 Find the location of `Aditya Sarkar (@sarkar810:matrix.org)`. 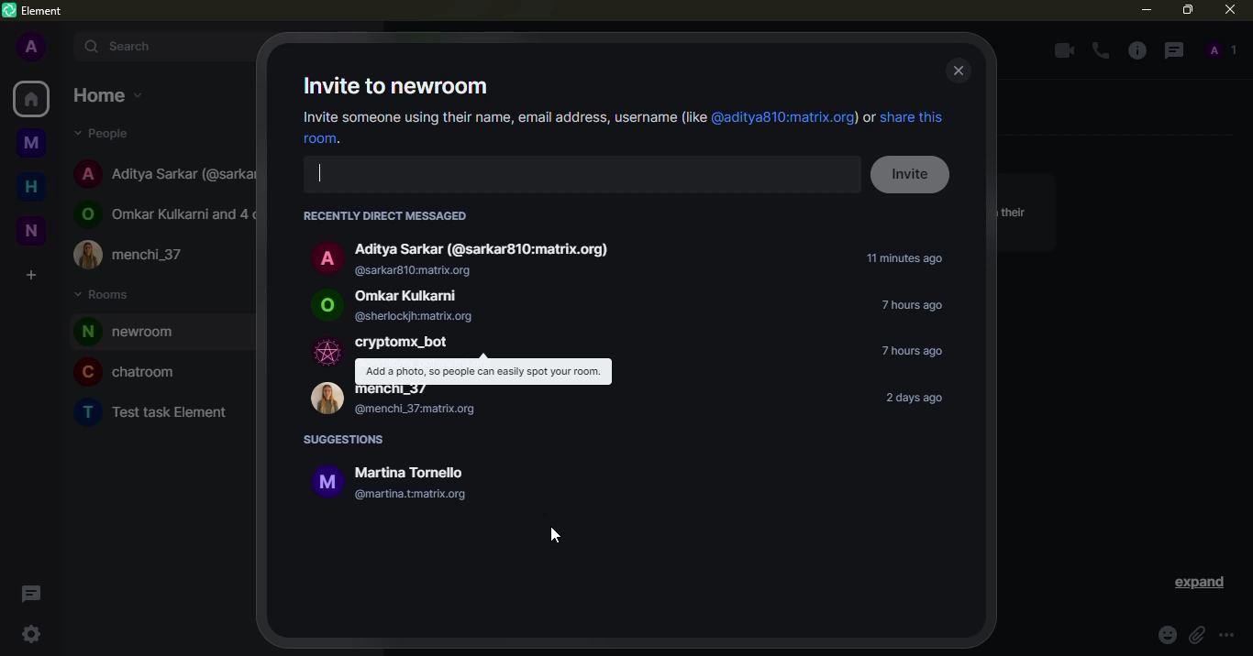

Aditya Sarkar (@sarkar810:matrix.org) is located at coordinates (160, 173).